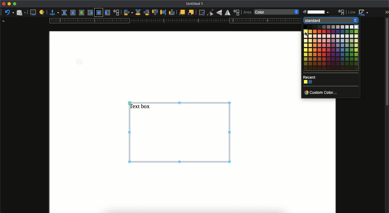  Describe the element at coordinates (138, 12) in the screenshot. I see `centered` at that location.